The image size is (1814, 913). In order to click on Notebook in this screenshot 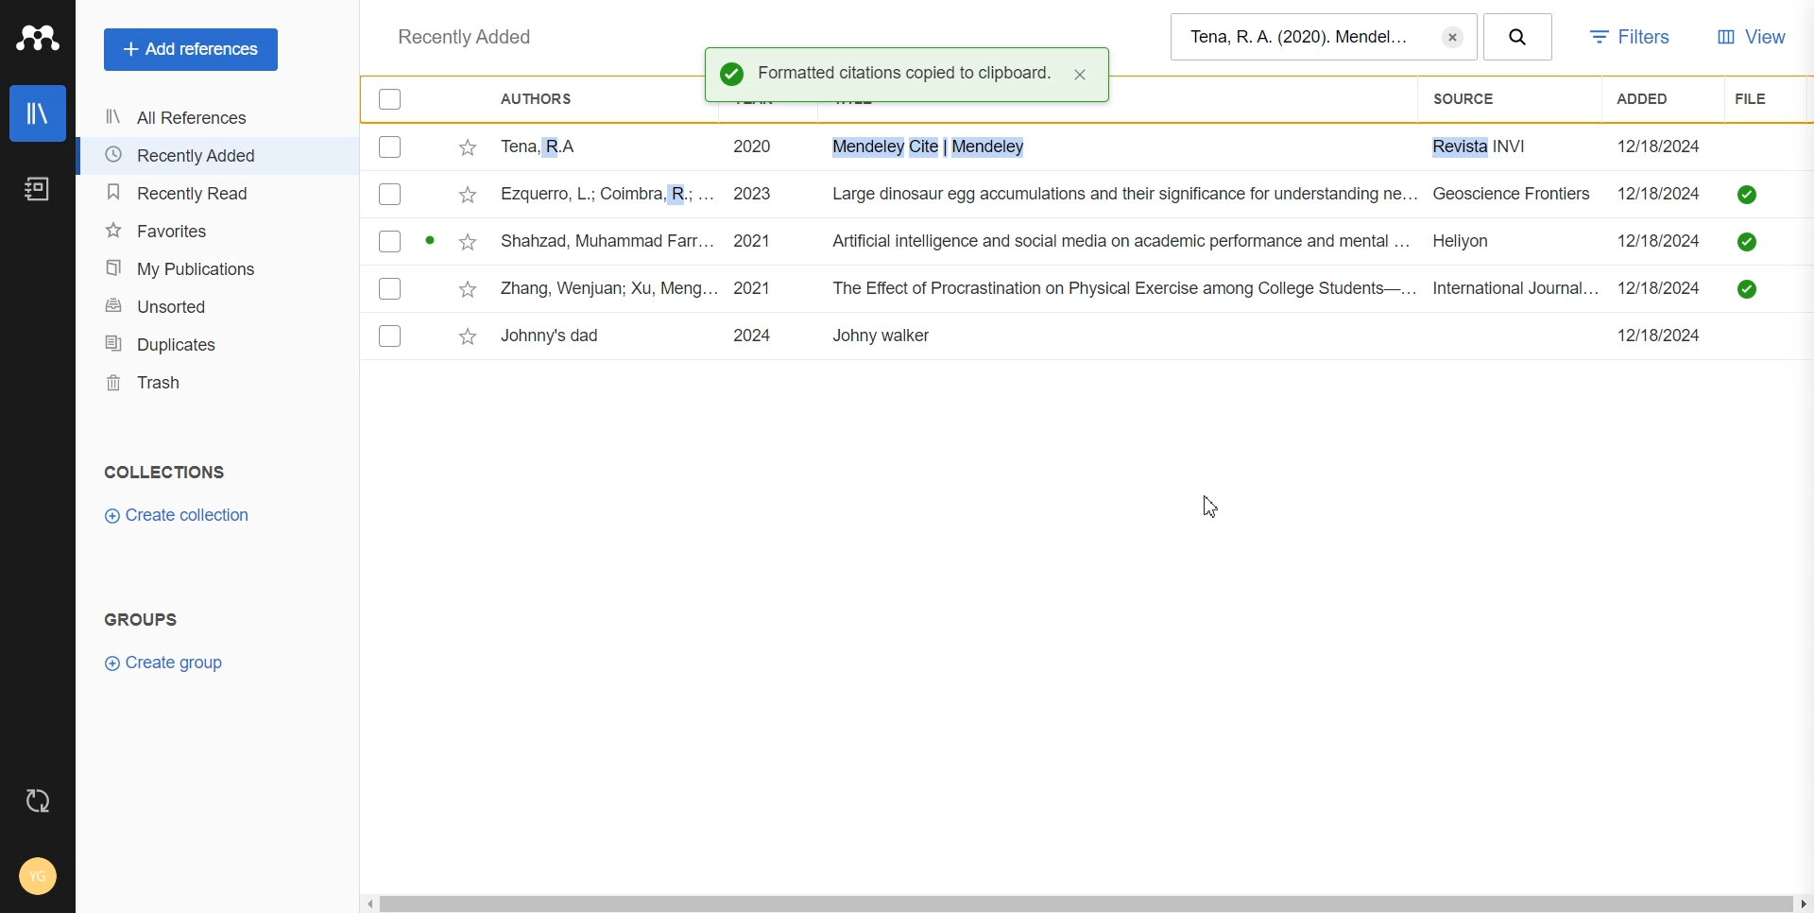, I will do `click(38, 188)`.